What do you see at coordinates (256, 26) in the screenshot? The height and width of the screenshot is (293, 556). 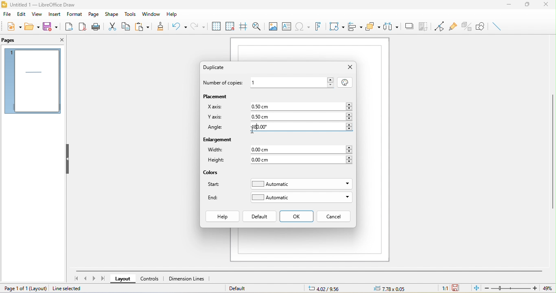 I see `zoom and pan` at bounding box center [256, 26].